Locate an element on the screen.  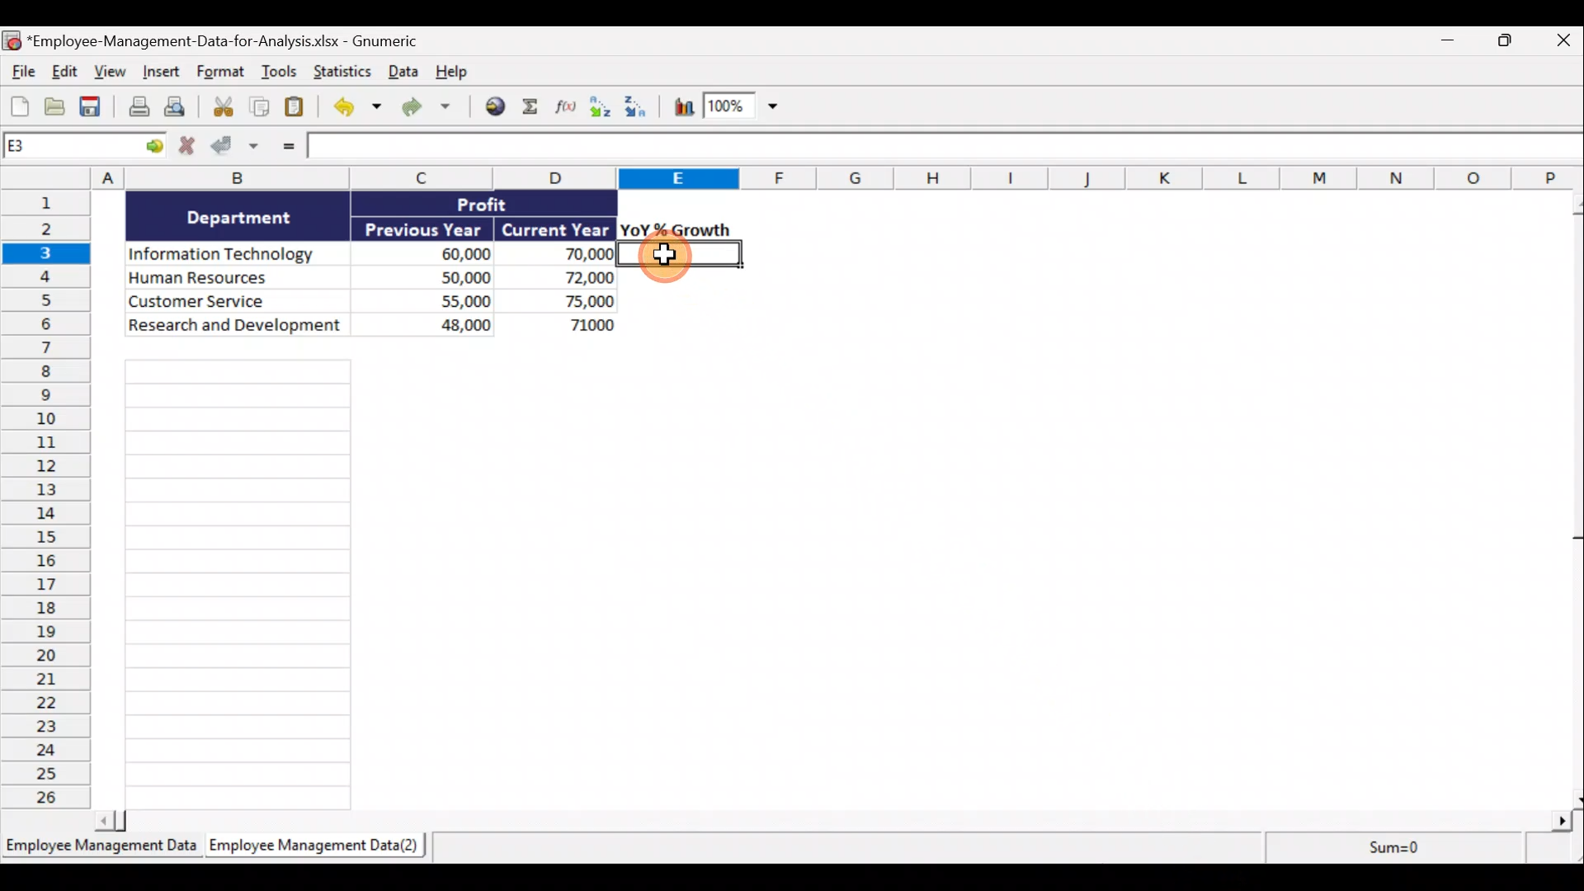
Format is located at coordinates (222, 73).